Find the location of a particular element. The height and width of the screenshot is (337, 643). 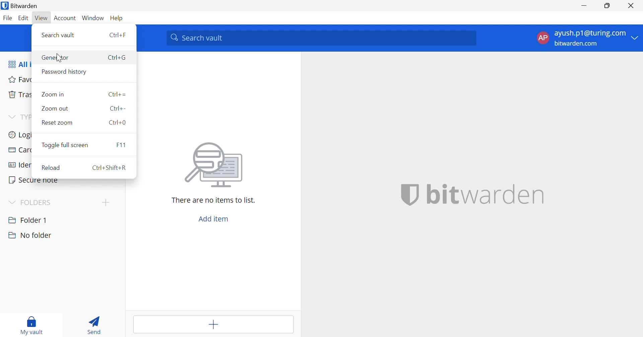

Close is located at coordinates (632, 5).